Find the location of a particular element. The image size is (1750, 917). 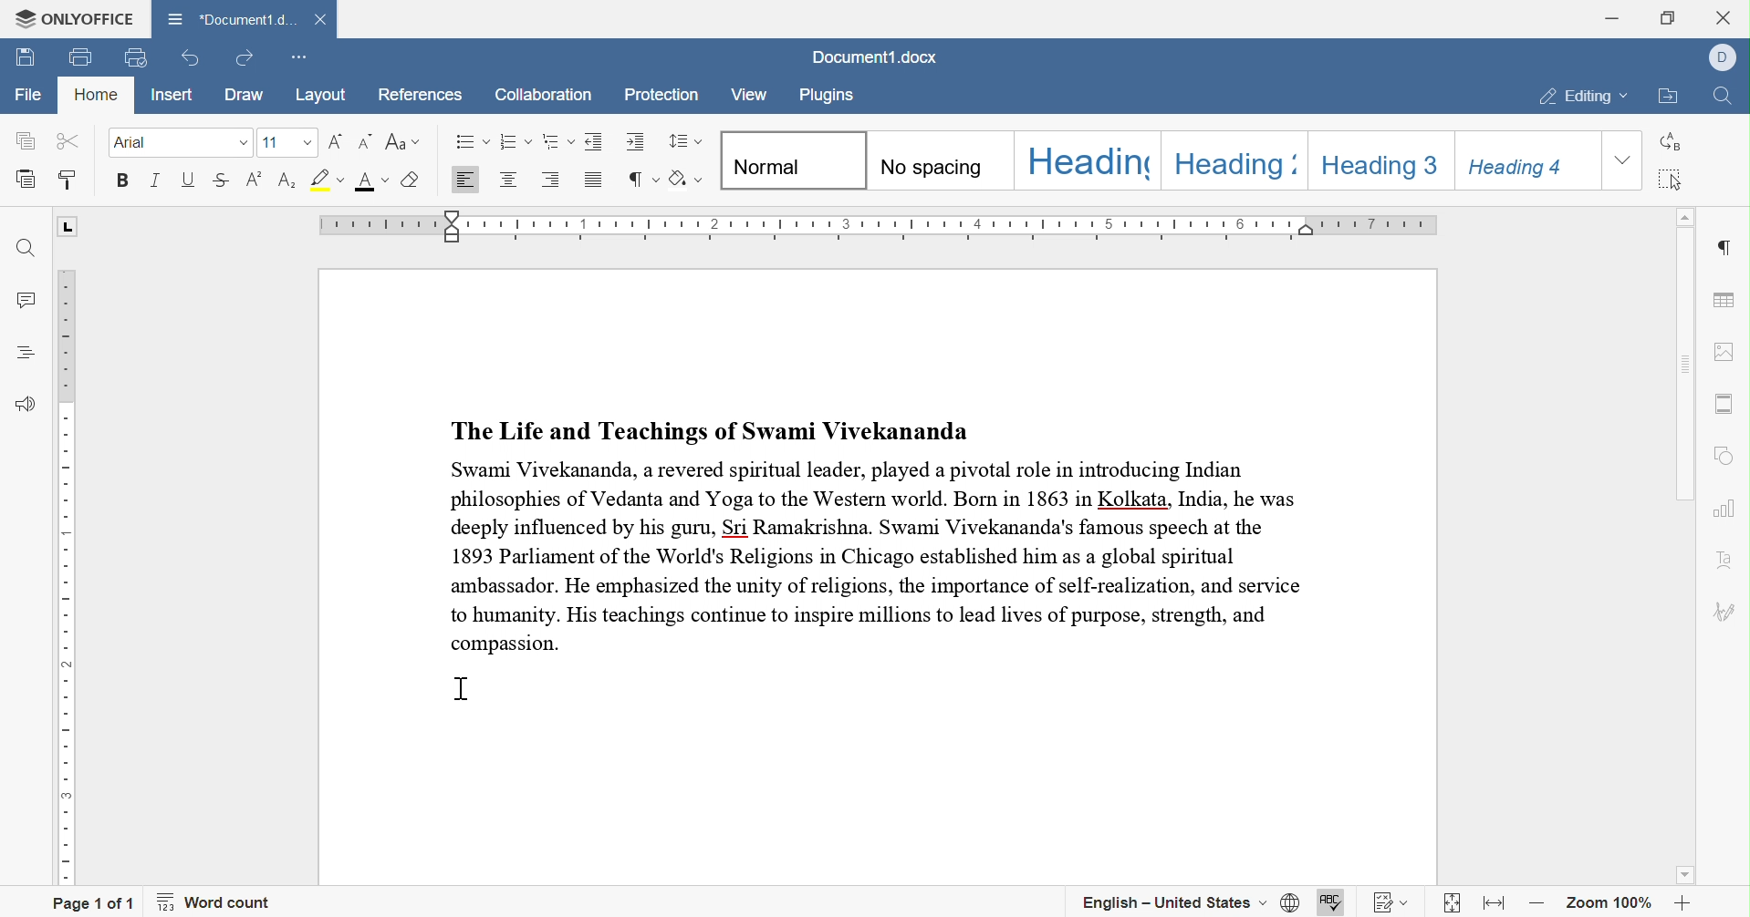

redo is located at coordinates (242, 58).